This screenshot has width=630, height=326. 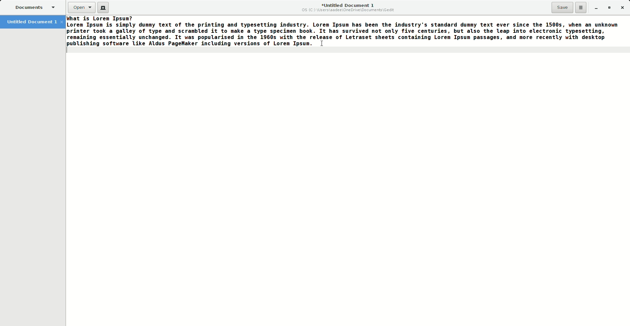 What do you see at coordinates (562, 8) in the screenshot?
I see `Save` at bounding box center [562, 8].